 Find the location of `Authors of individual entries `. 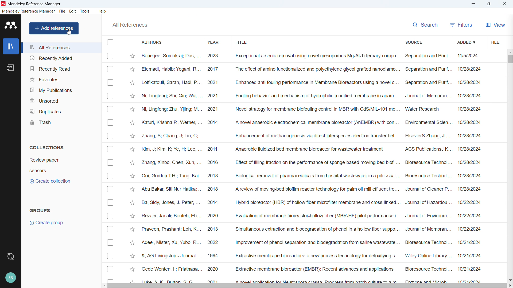

Authors of individual entries  is located at coordinates (170, 167).